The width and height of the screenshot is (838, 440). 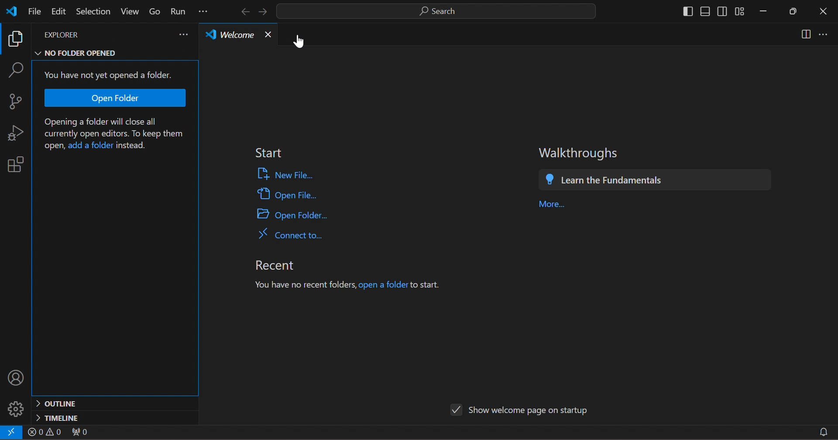 I want to click on more, so click(x=185, y=35).